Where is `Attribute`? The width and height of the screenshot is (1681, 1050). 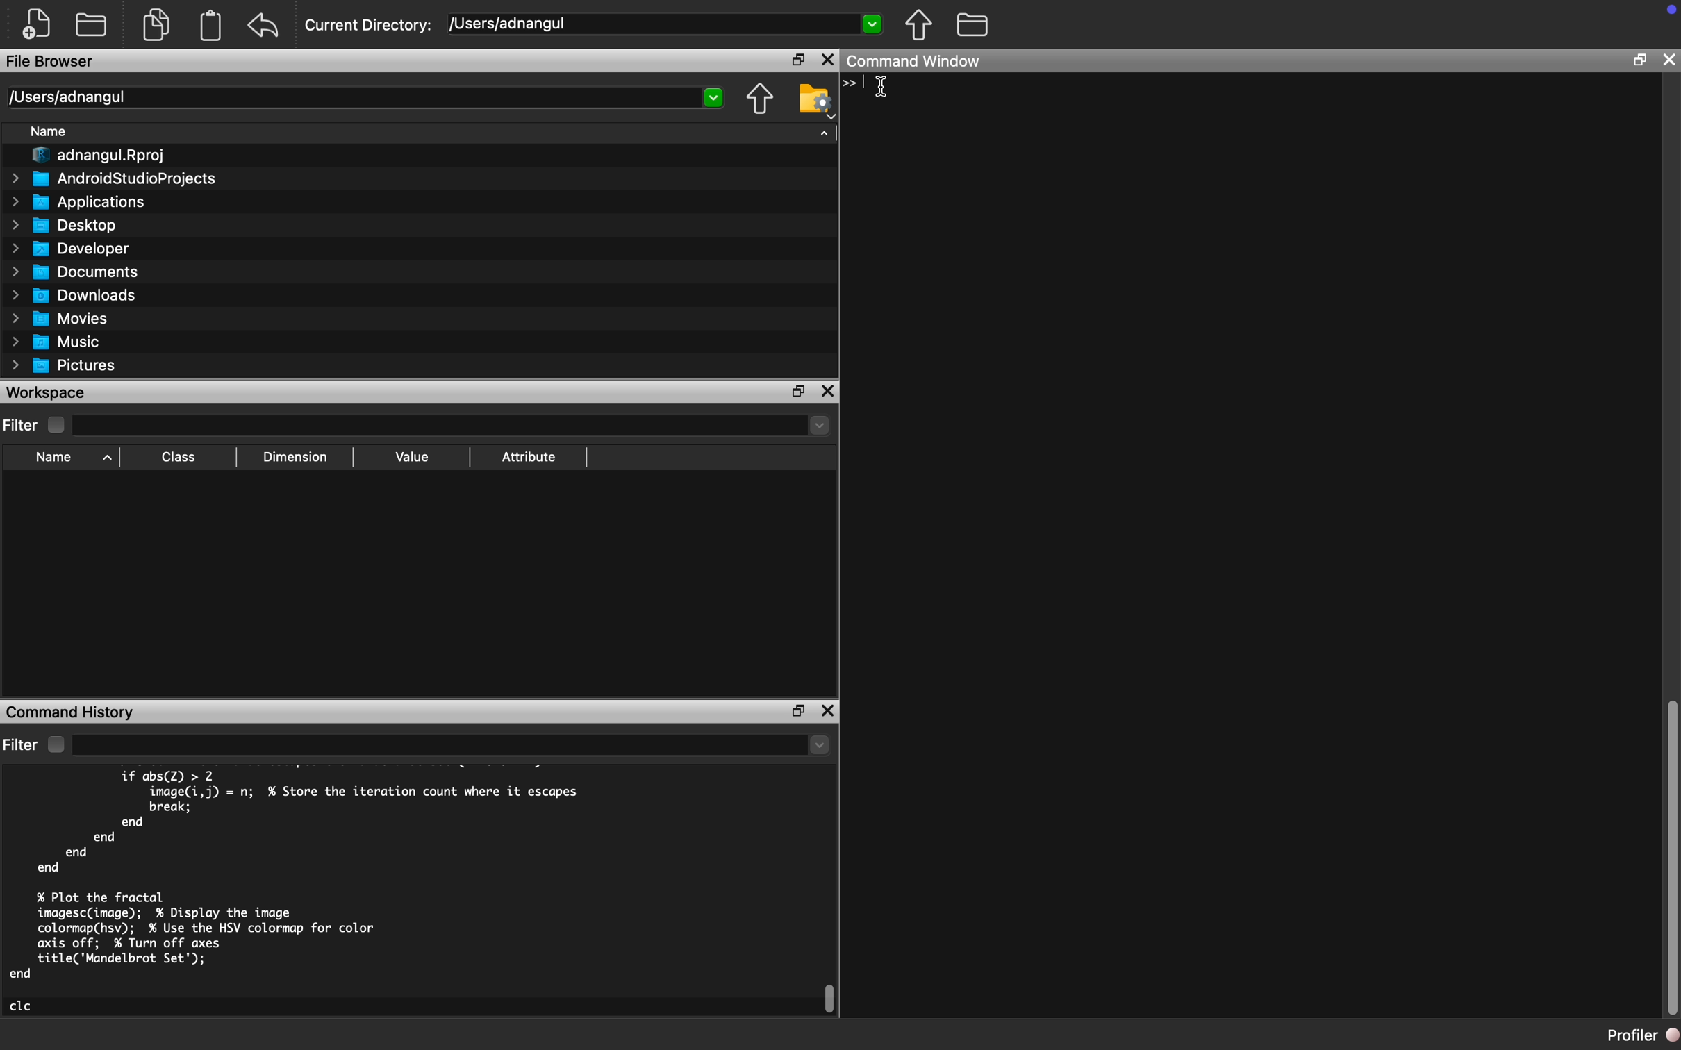
Attribute is located at coordinates (530, 456).